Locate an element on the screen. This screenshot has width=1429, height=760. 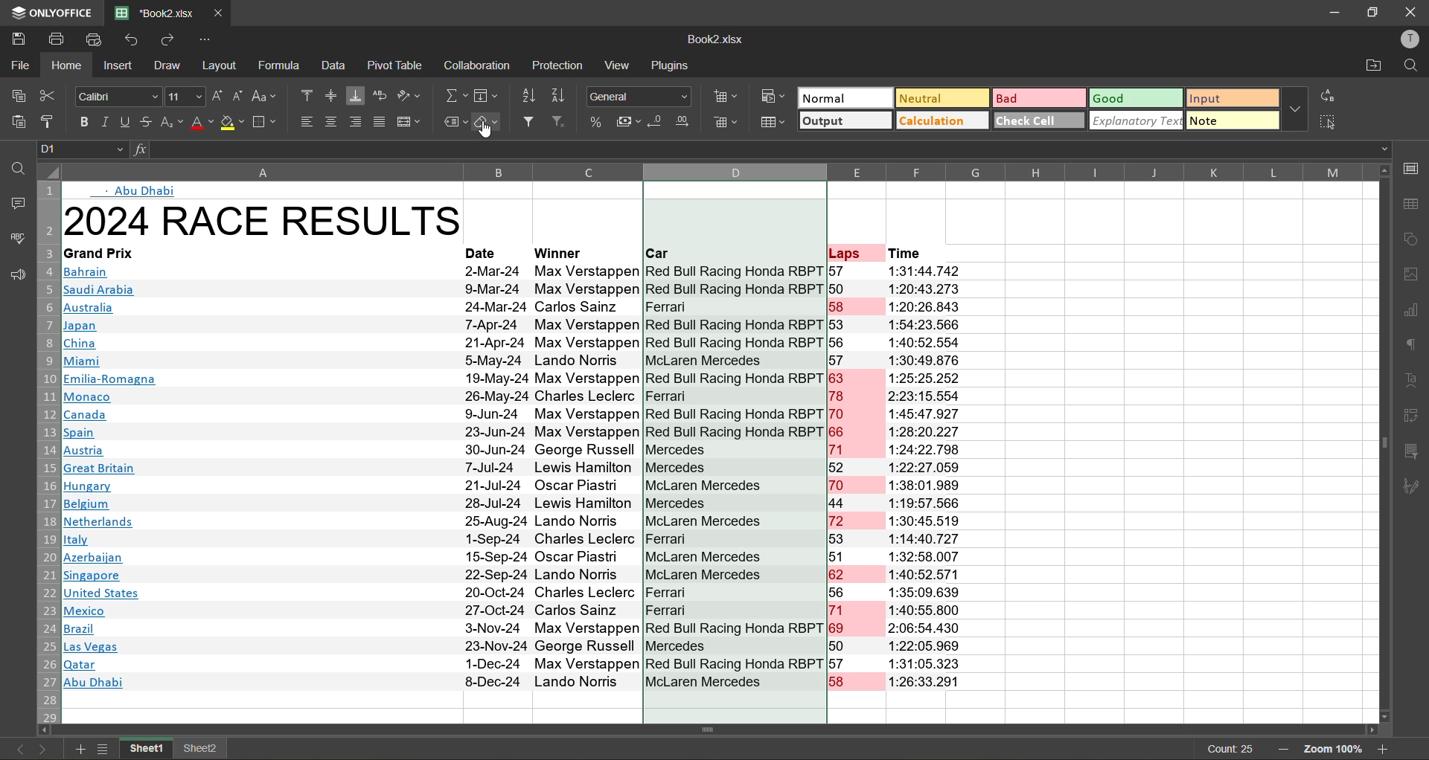
Time is located at coordinates (909, 254).